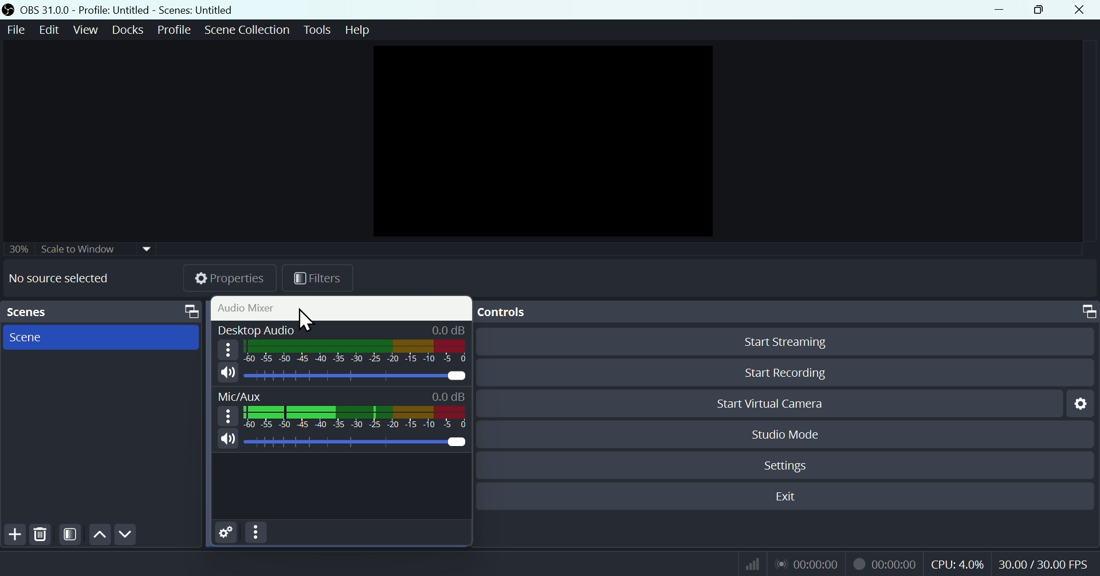 This screenshot has height=576, width=1100. What do you see at coordinates (104, 311) in the screenshot?
I see `Scenes` at bounding box center [104, 311].